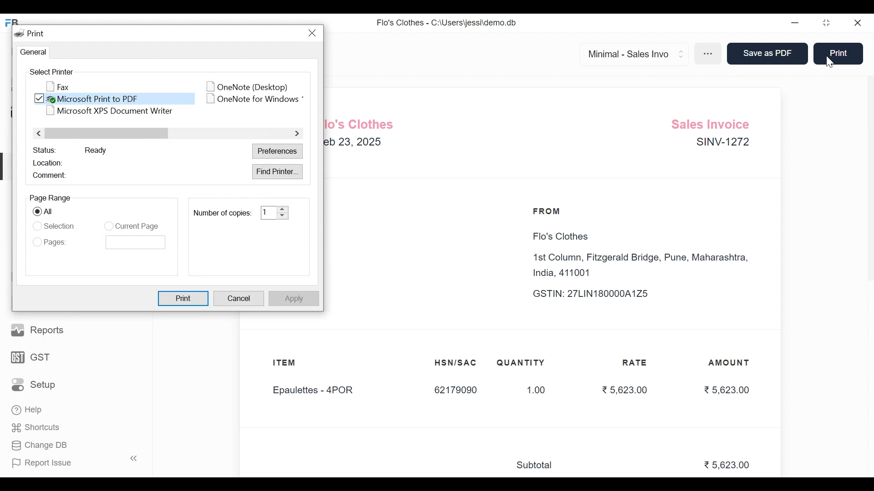 This screenshot has width=874, height=491. I want to click on Epaulettes - 4POR, so click(318, 391).